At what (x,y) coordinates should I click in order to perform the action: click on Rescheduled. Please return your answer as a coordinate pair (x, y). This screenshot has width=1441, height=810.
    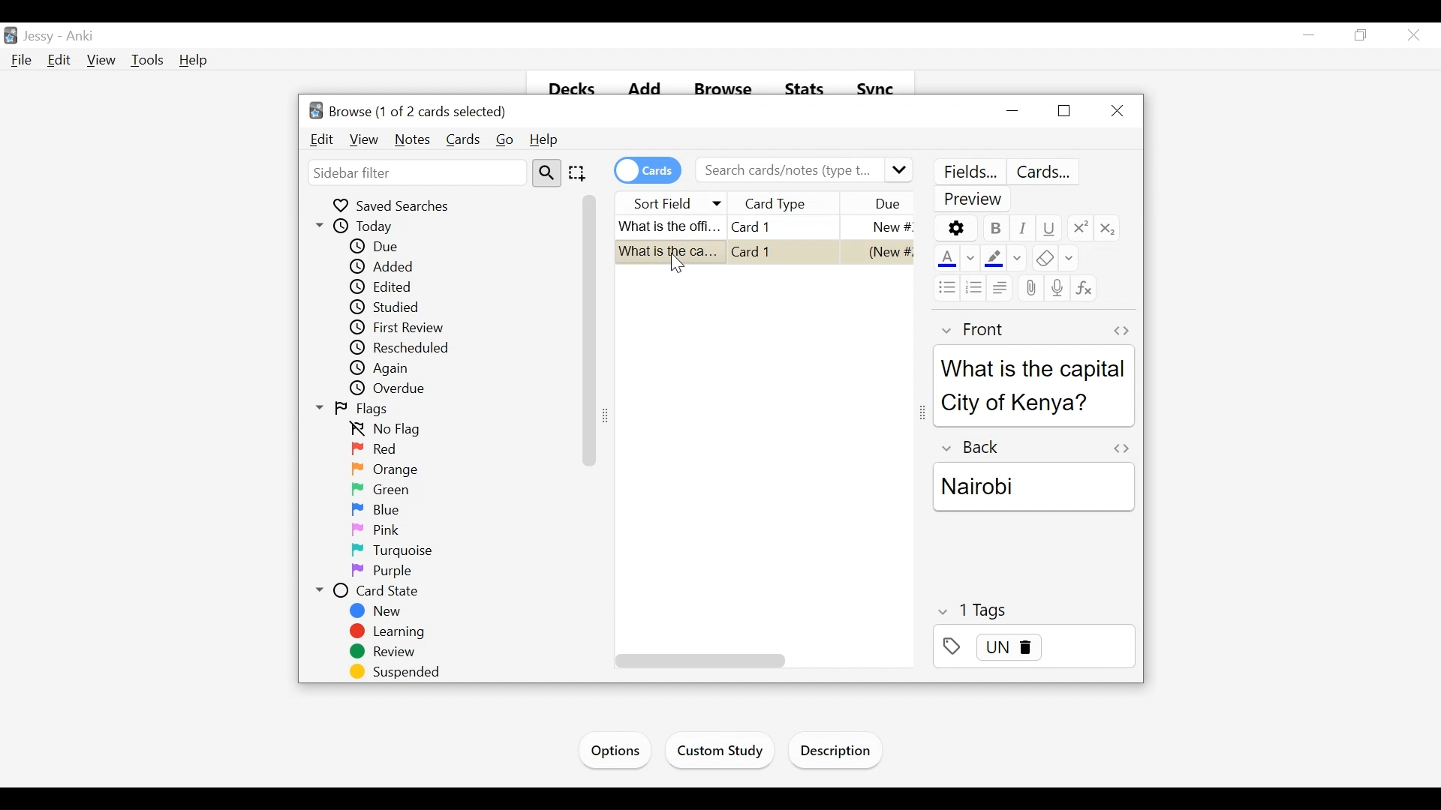
    Looking at the image, I should click on (402, 348).